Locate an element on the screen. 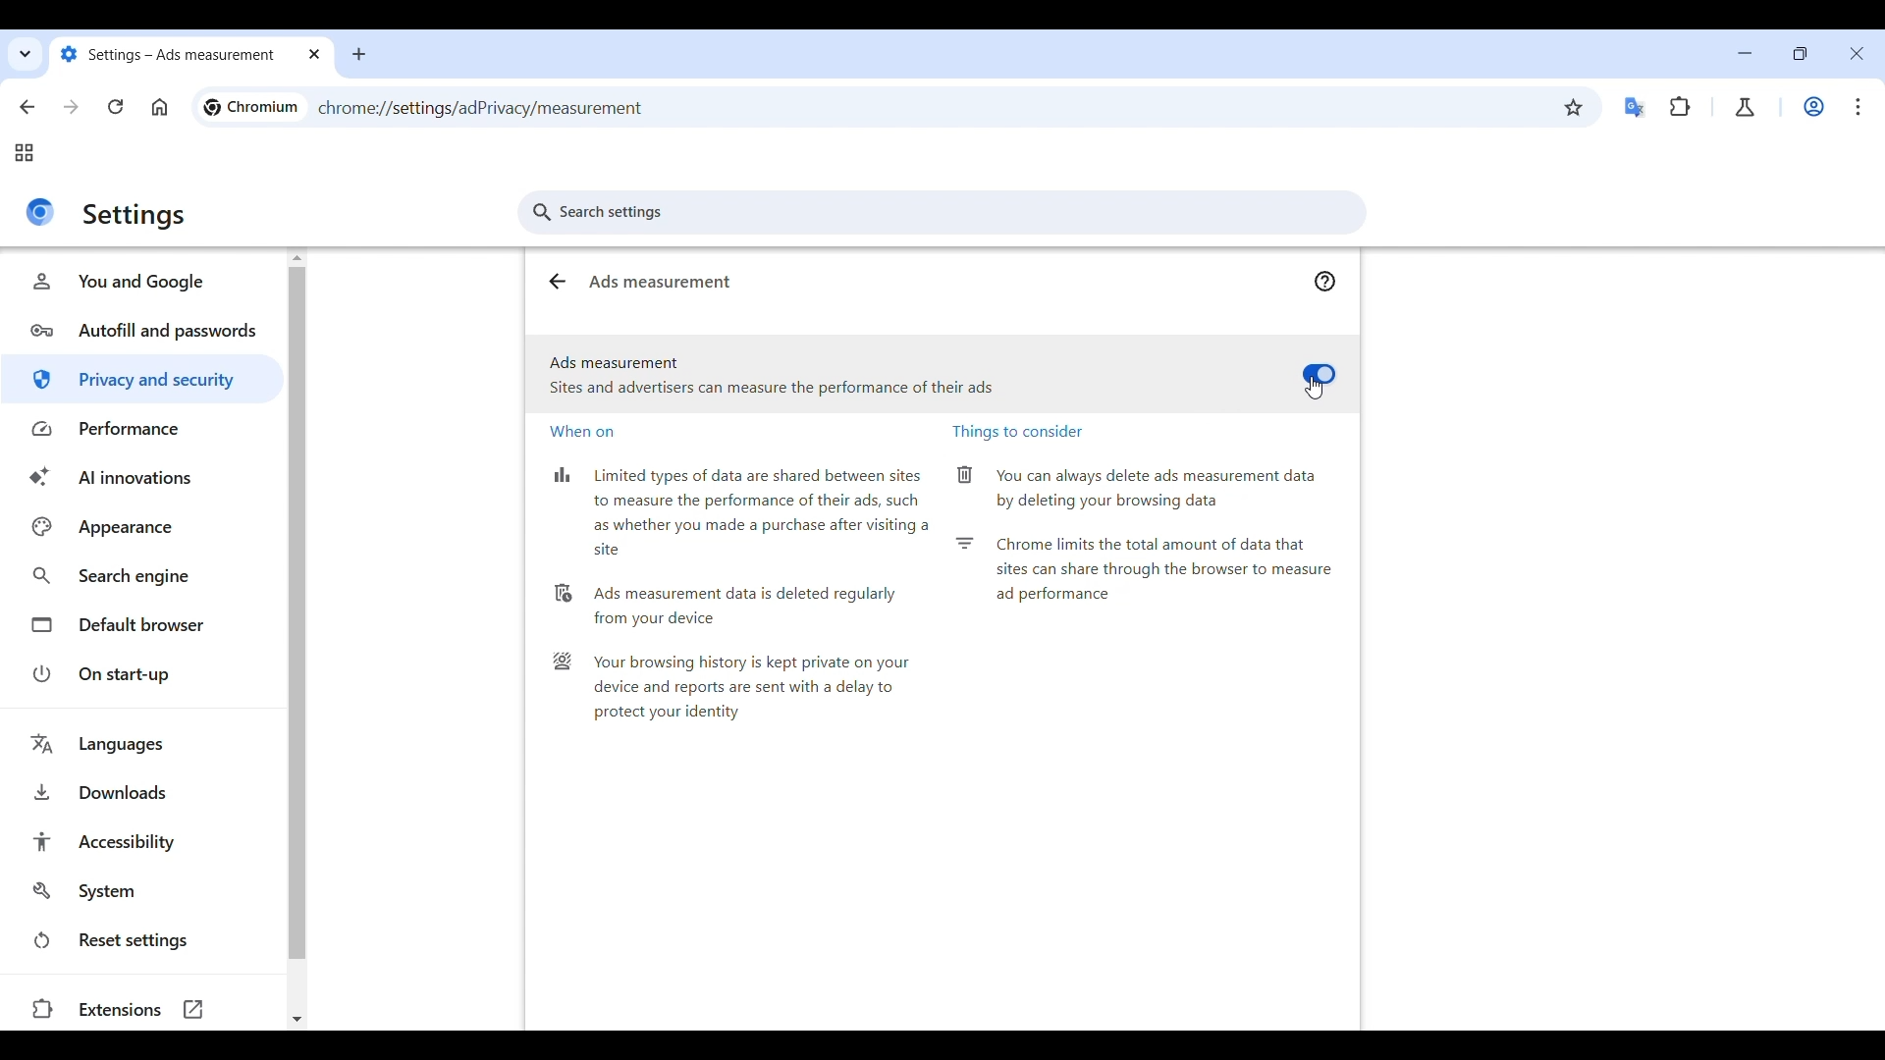 The width and height of the screenshot is (1885, 1060). Tab groups  is located at coordinates (25, 153).